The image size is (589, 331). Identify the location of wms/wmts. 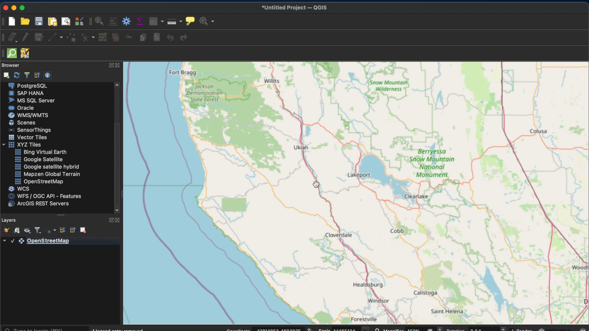
(27, 115).